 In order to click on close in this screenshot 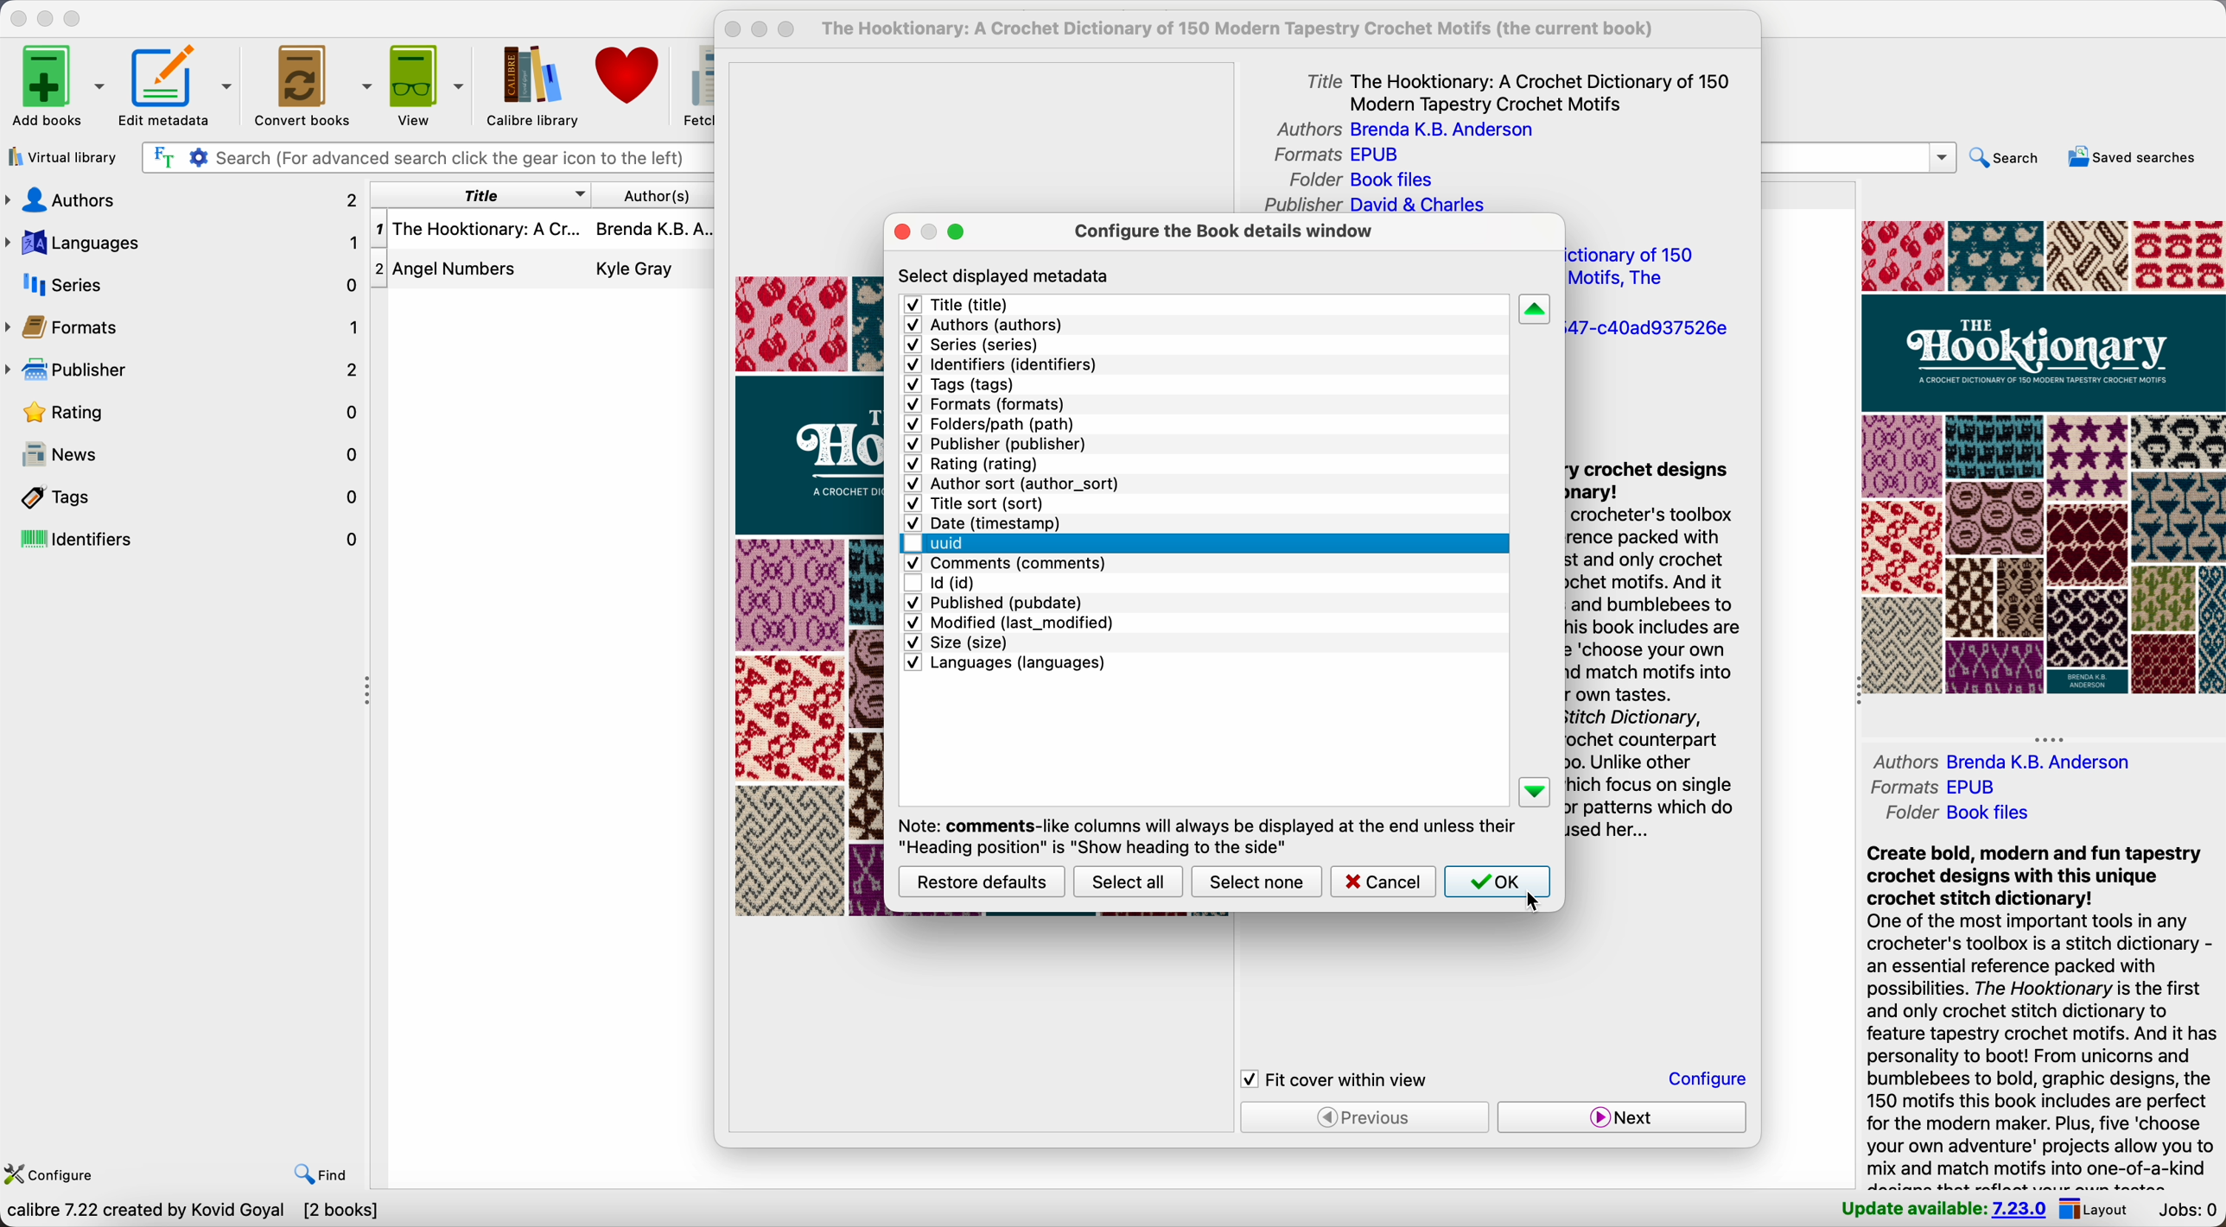, I will do `click(18, 18)`.